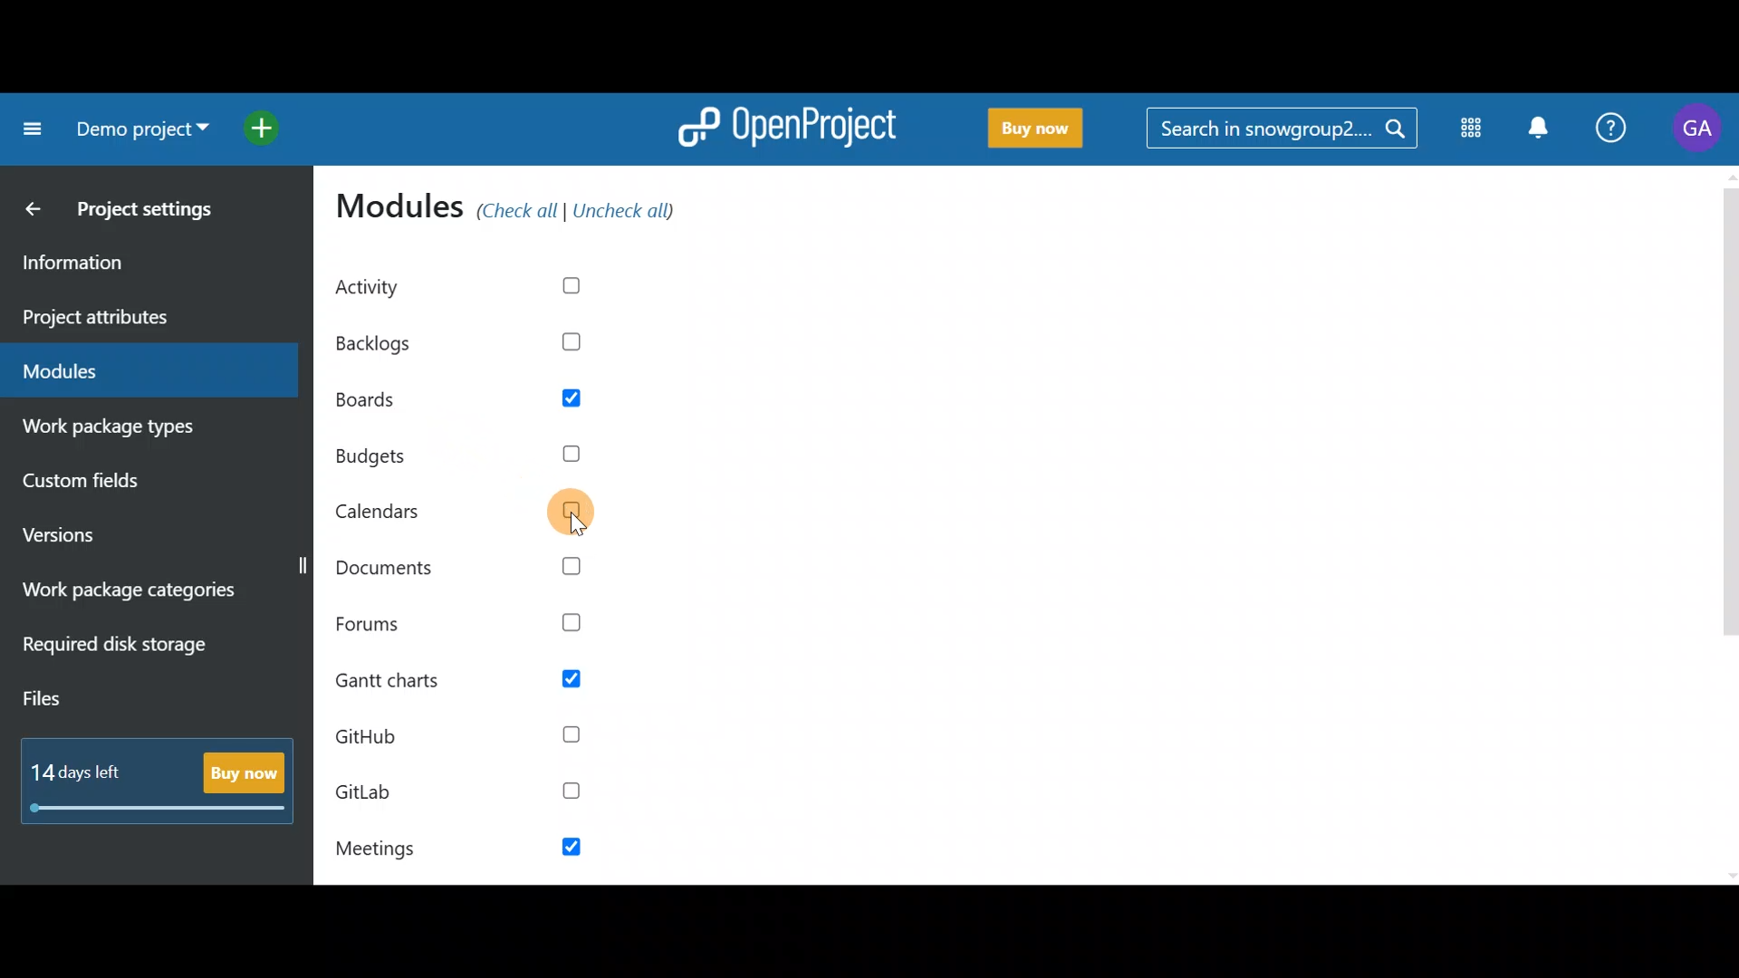 This screenshot has width=1739, height=978. I want to click on Versions, so click(93, 537).